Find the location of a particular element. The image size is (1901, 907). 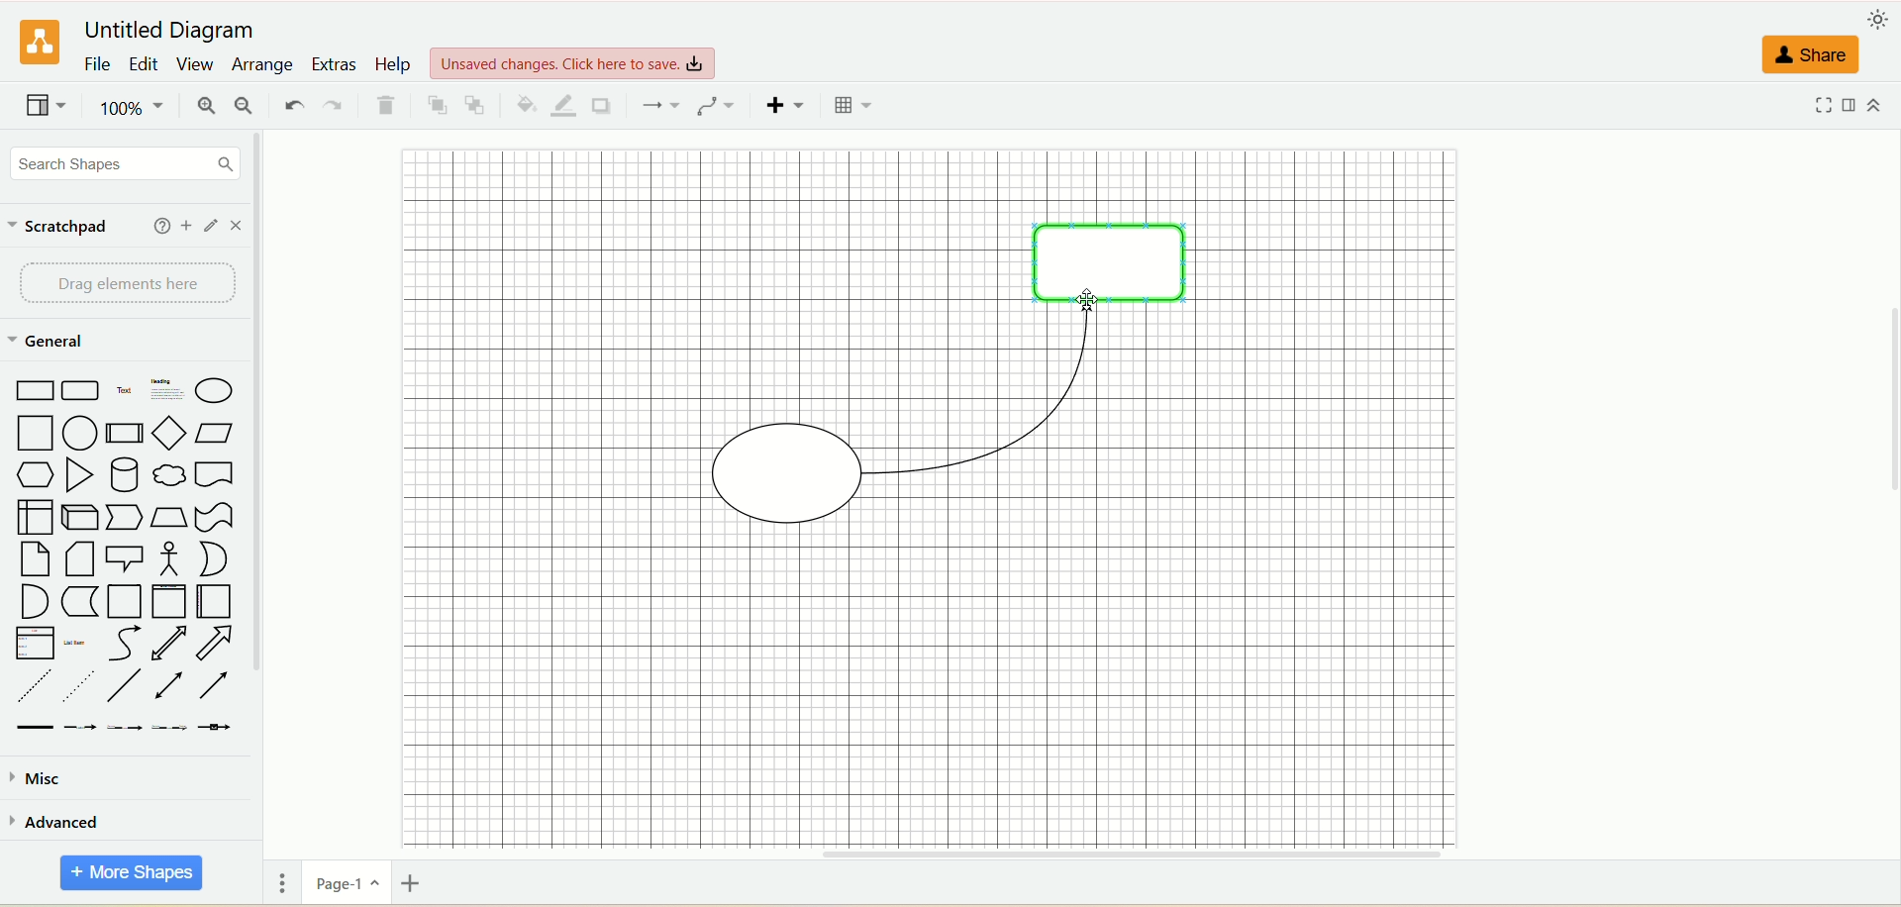

fullscreen is located at coordinates (1819, 104).